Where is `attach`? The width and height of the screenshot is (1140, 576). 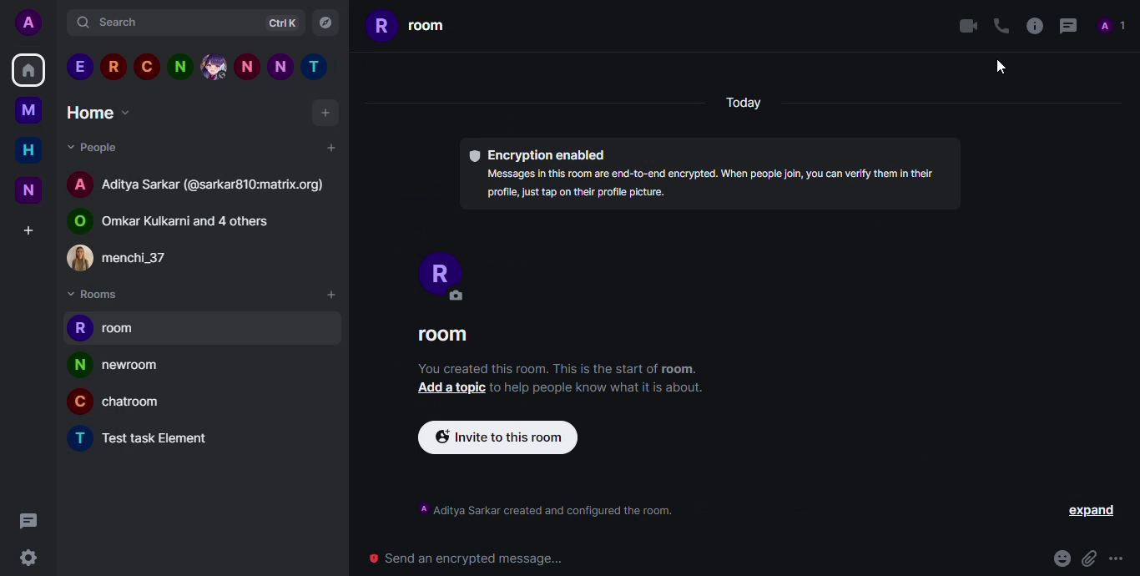 attach is located at coordinates (1088, 558).